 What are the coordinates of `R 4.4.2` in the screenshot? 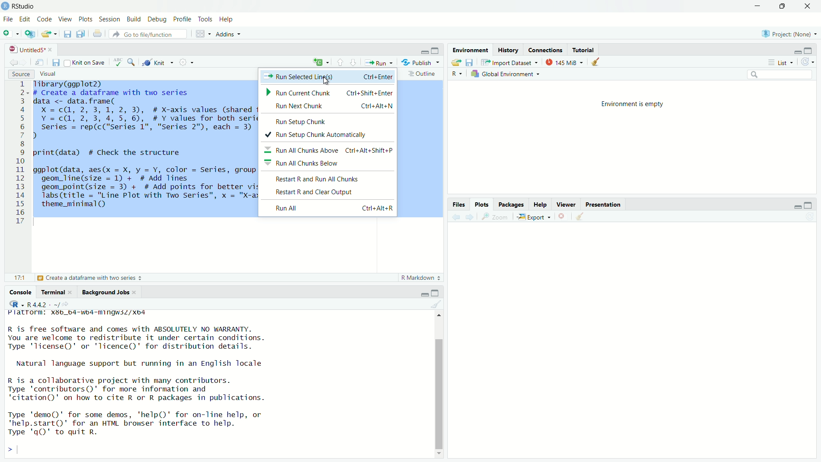 It's located at (41, 304).